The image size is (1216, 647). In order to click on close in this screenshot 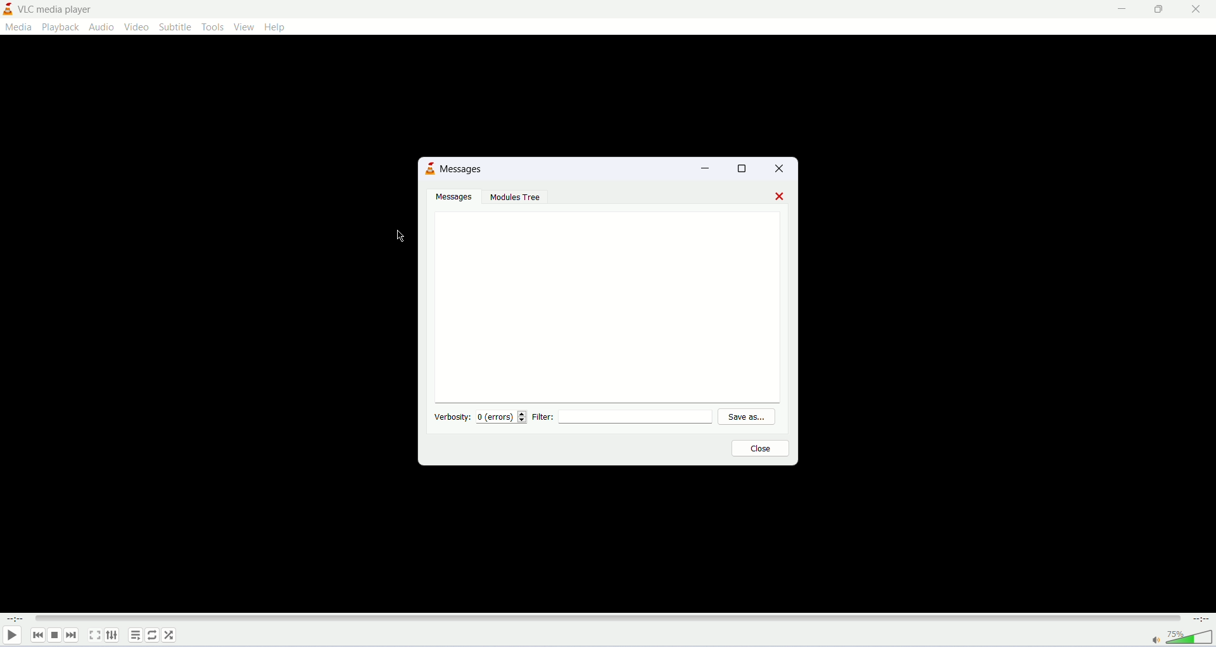, I will do `click(784, 168)`.